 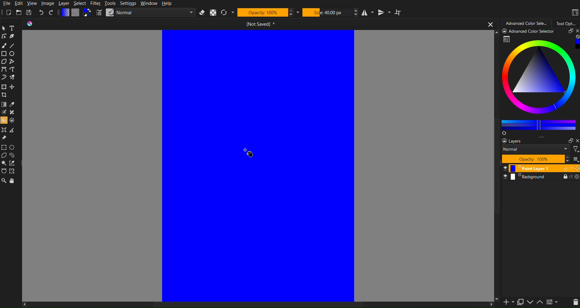 What do you see at coordinates (496, 188) in the screenshot?
I see `` at bounding box center [496, 188].